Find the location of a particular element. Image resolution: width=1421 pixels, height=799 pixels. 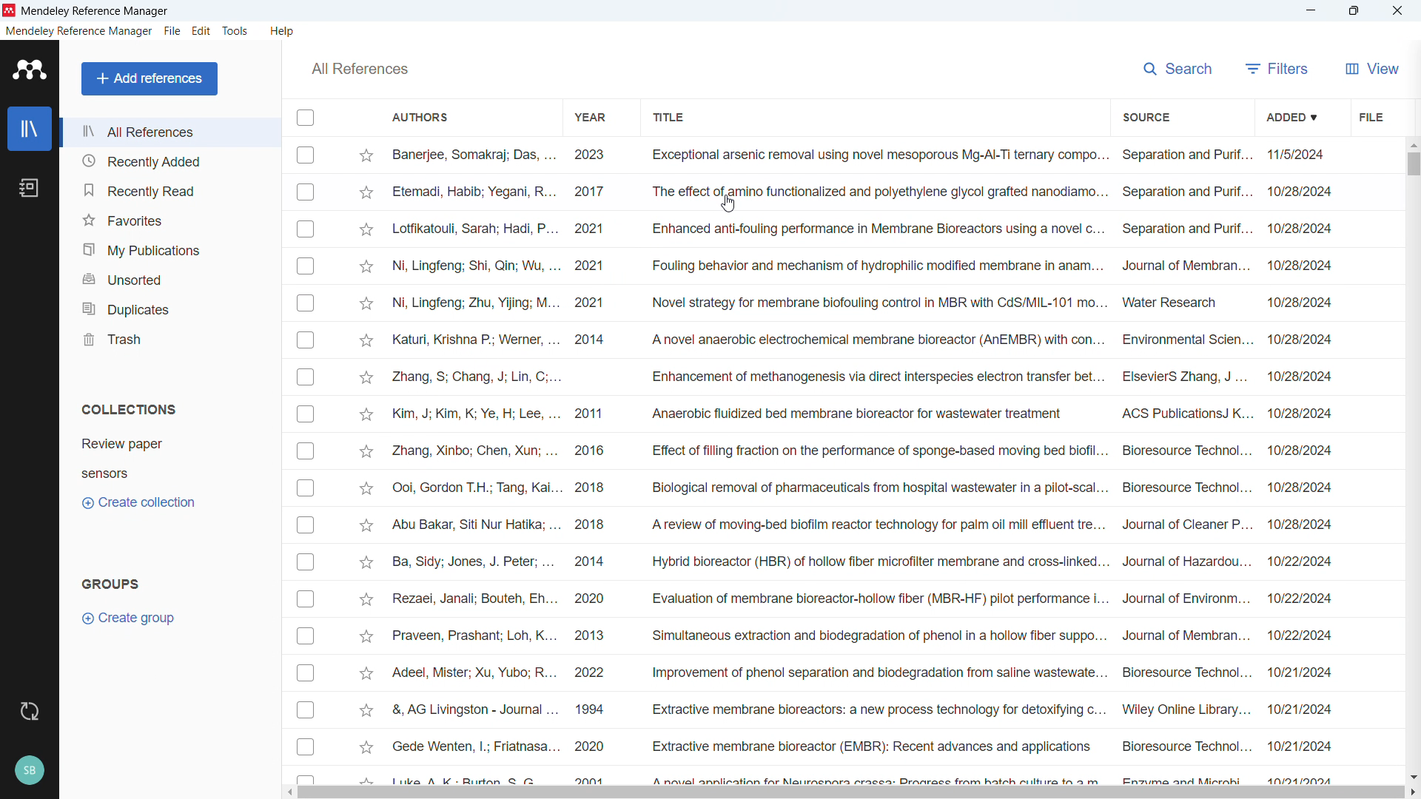

file is located at coordinates (172, 31).